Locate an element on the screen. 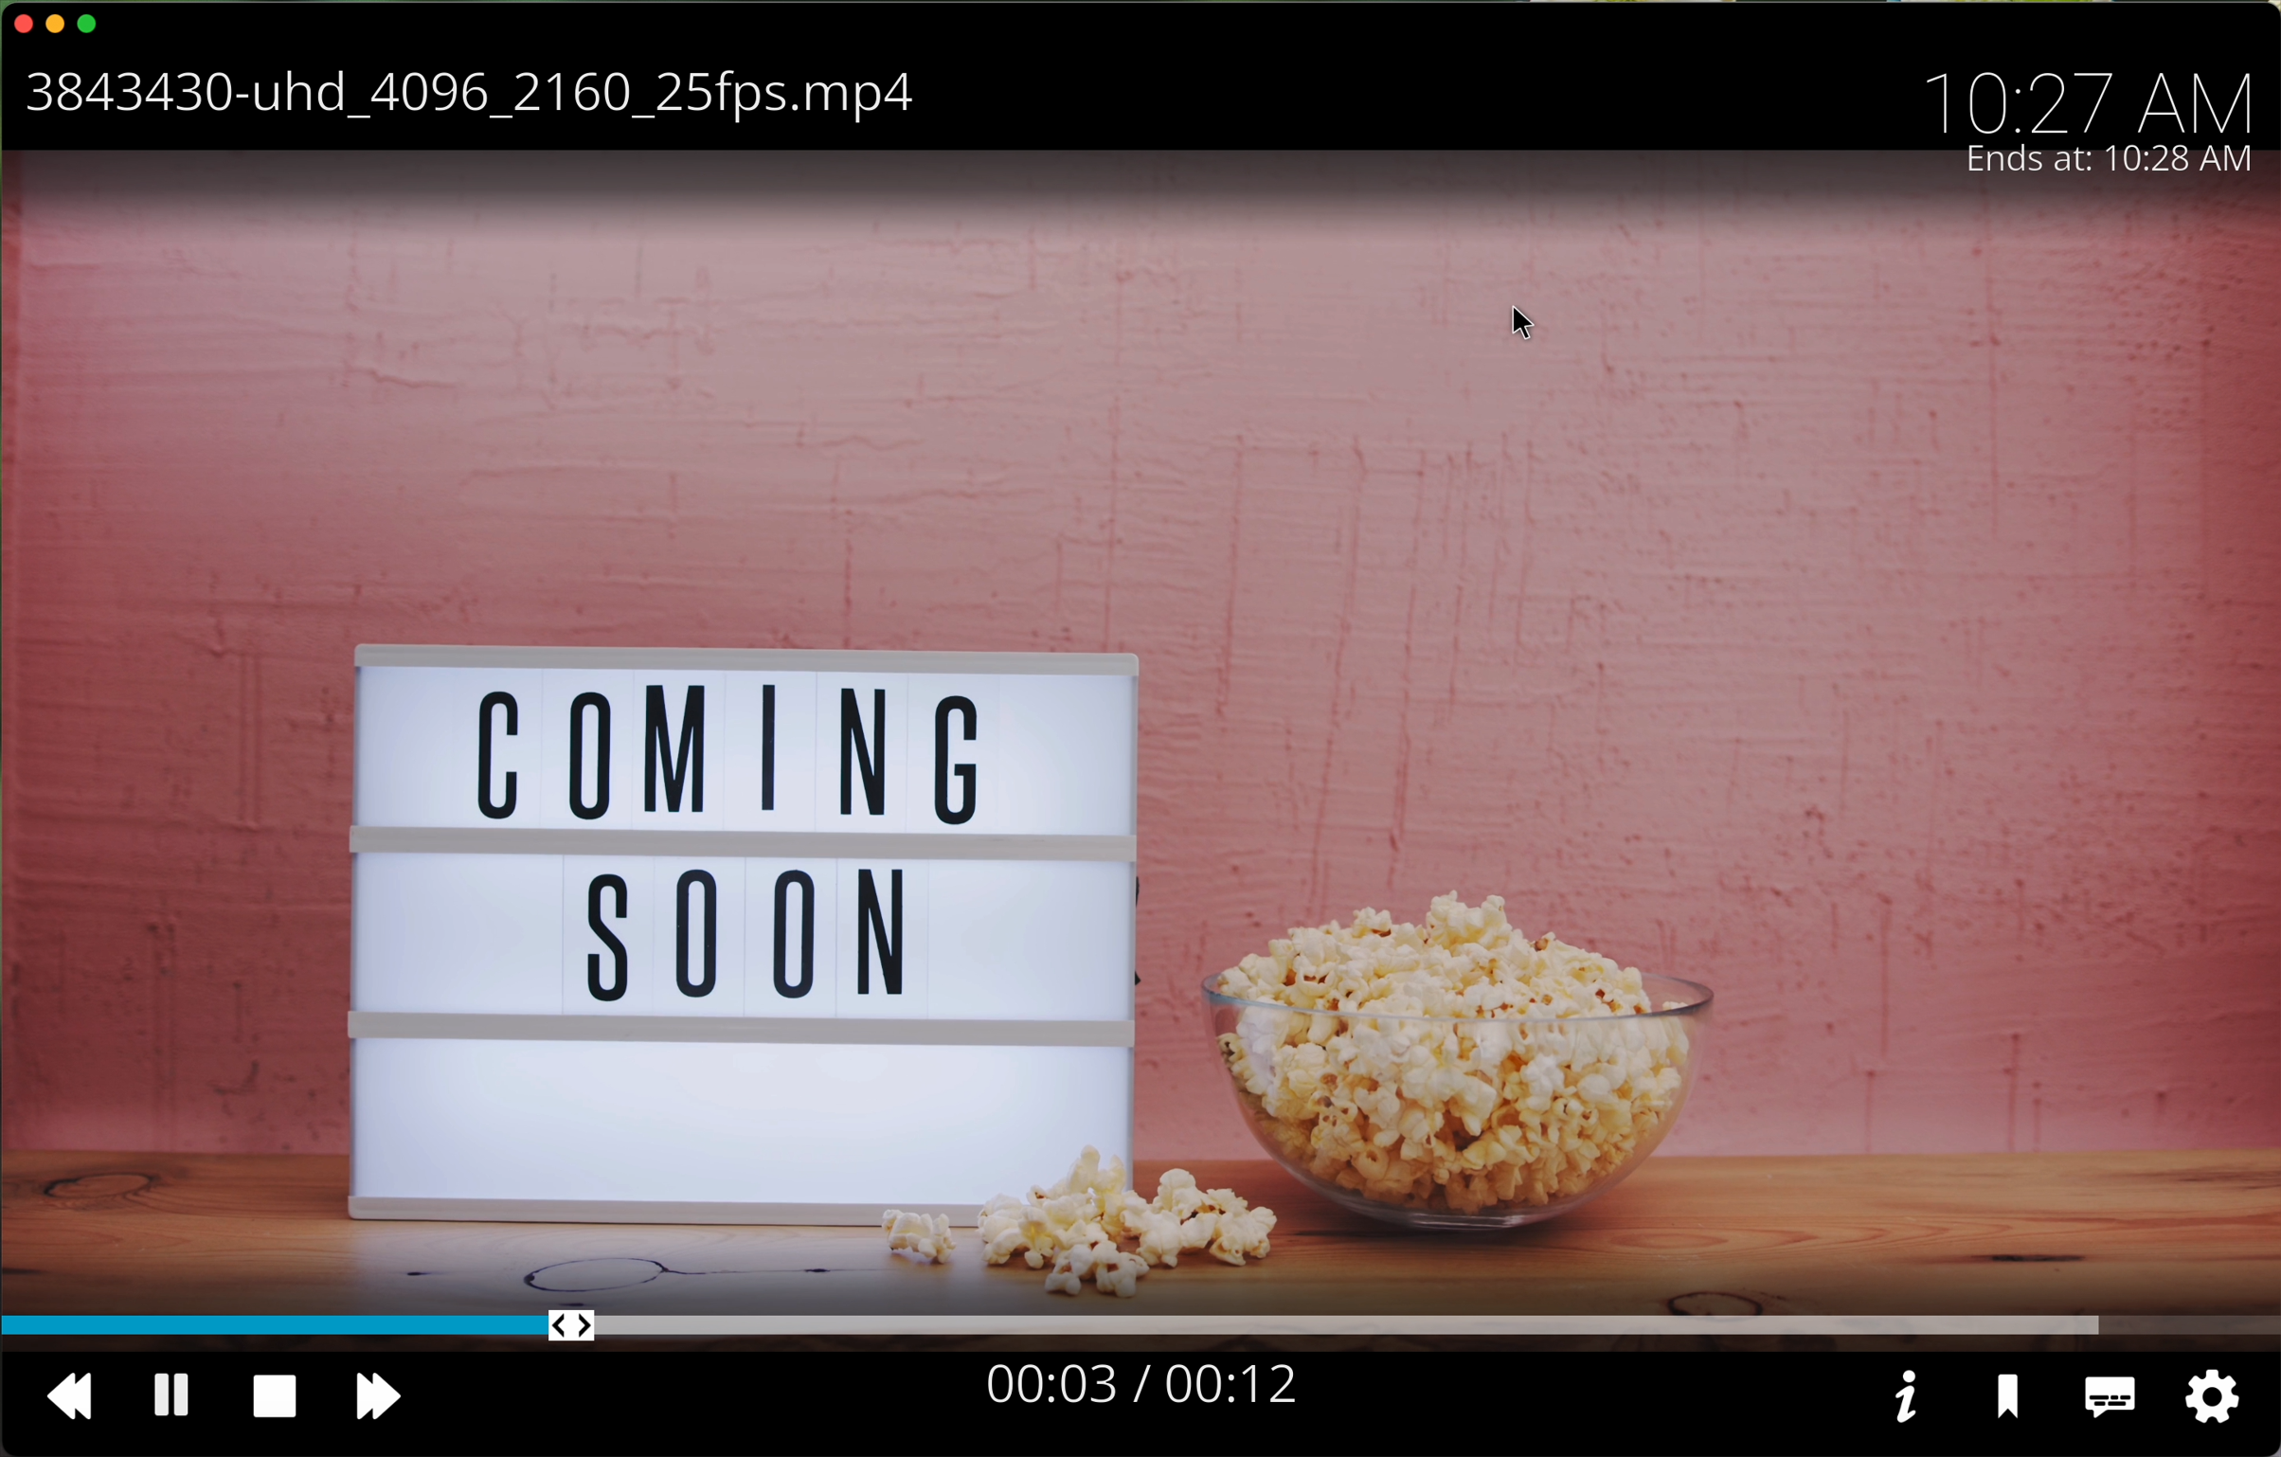 This screenshot has height=1457, width=2281. hour is located at coordinates (2094, 97).